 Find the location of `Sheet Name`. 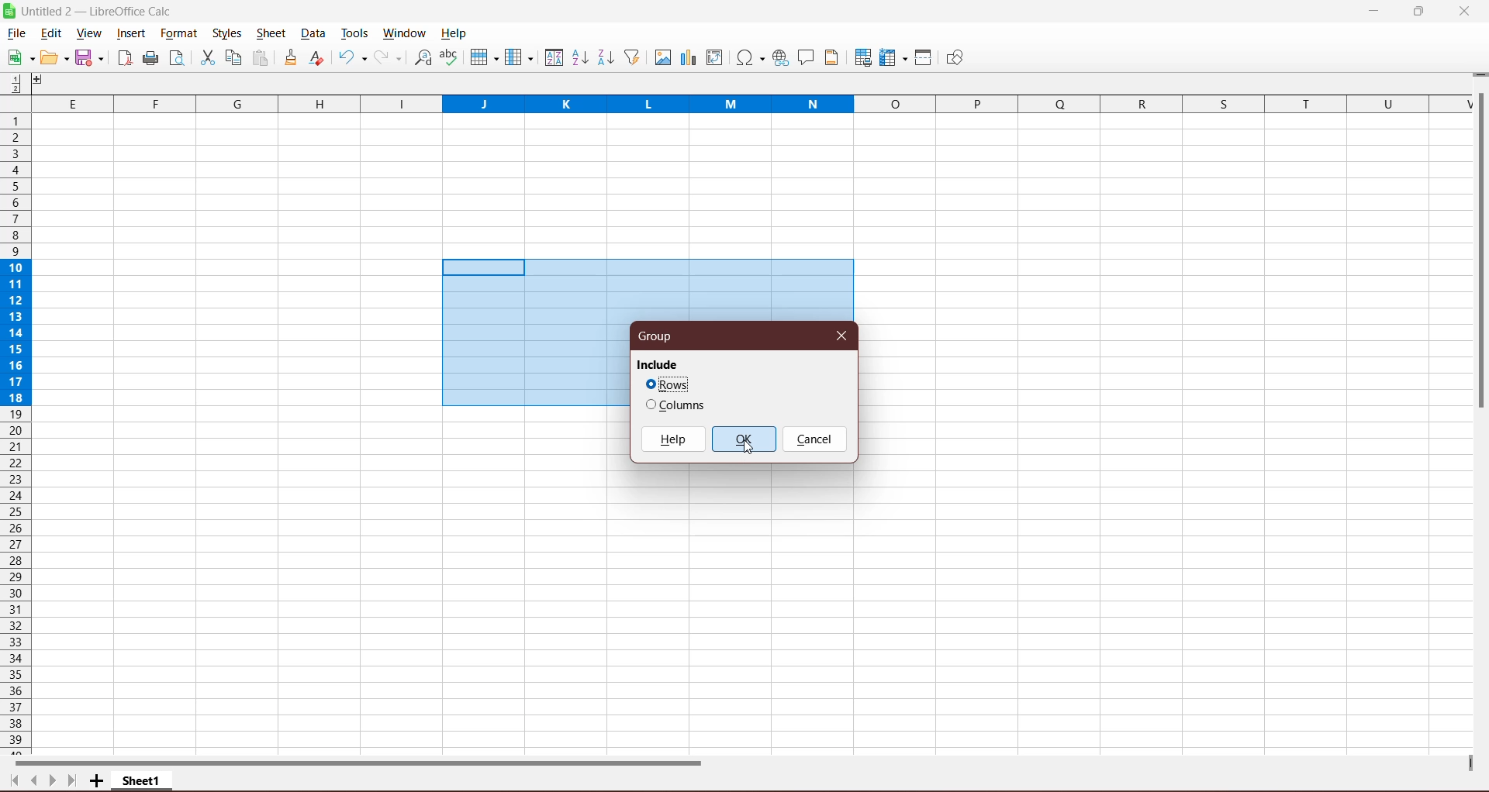

Sheet Name is located at coordinates (143, 780).